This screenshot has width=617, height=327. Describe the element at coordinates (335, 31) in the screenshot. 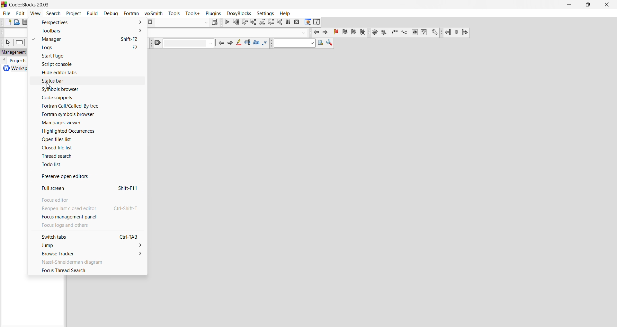

I see `toggle bookmark` at that location.